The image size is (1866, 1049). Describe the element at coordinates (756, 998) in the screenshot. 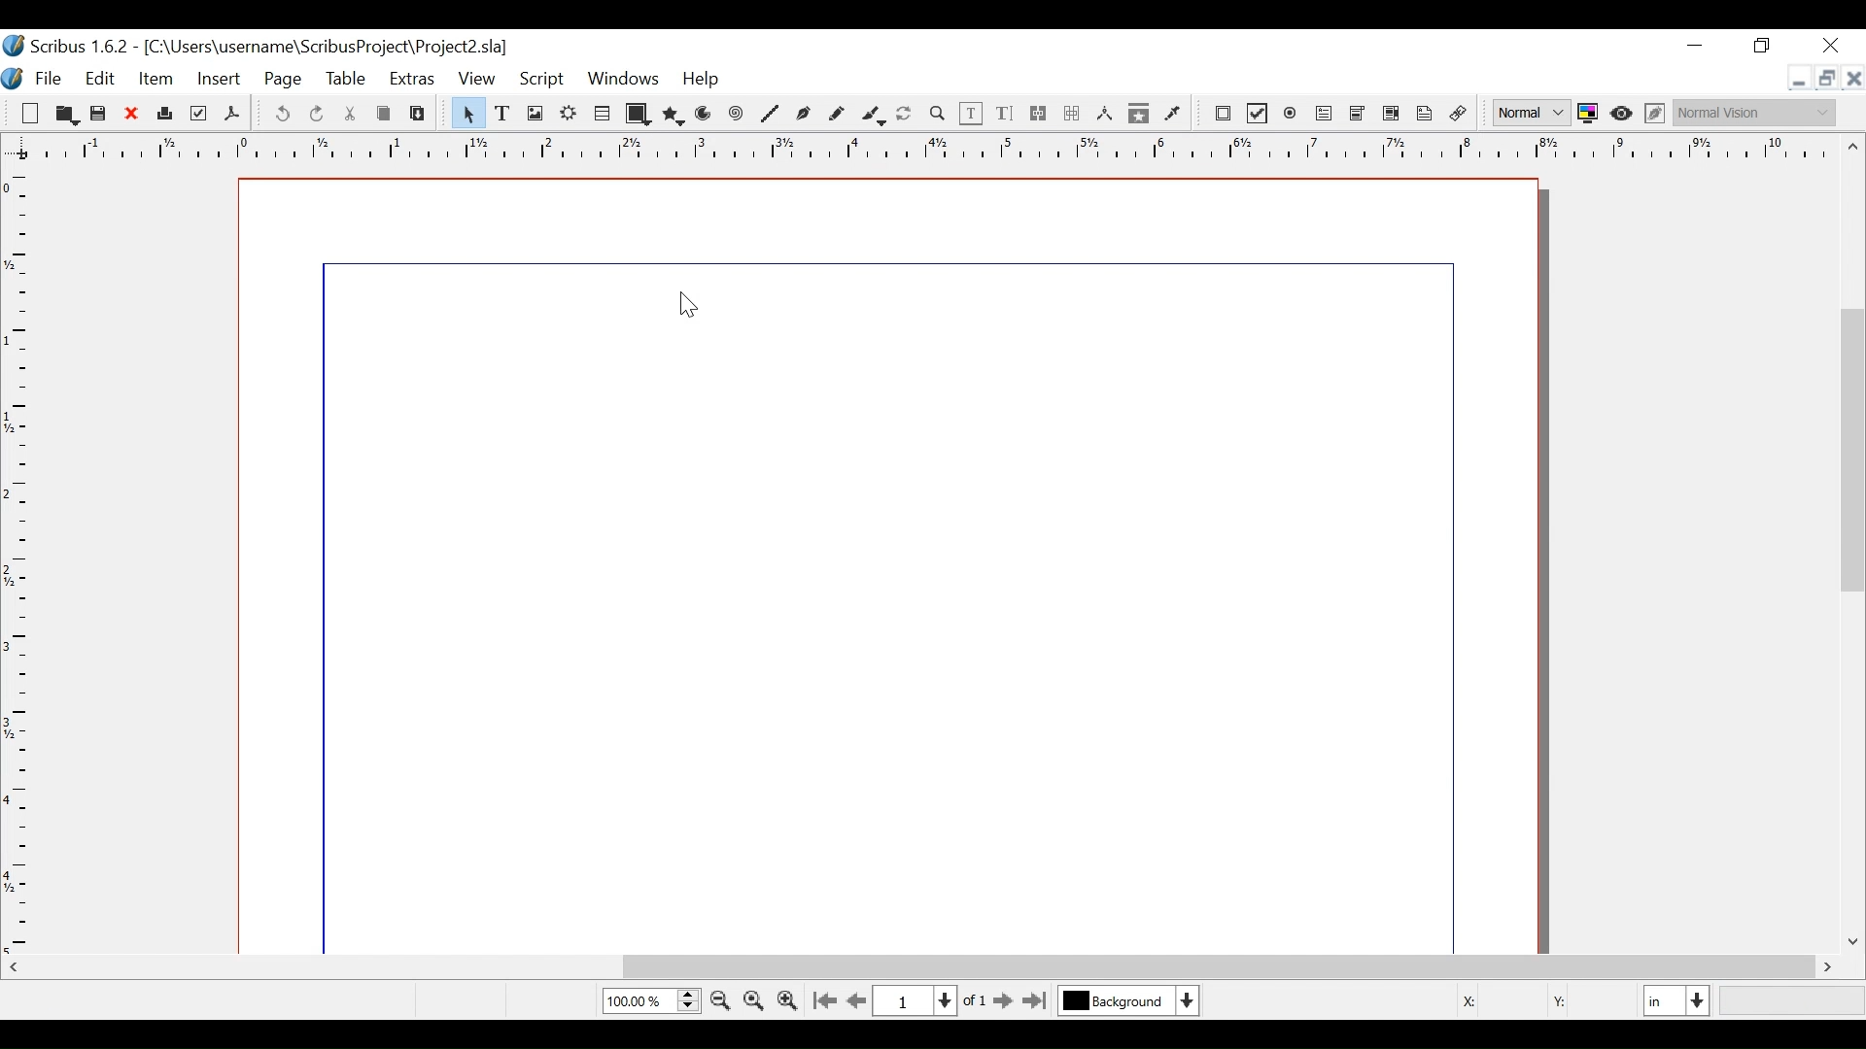

I see `Zoom to 100` at that location.